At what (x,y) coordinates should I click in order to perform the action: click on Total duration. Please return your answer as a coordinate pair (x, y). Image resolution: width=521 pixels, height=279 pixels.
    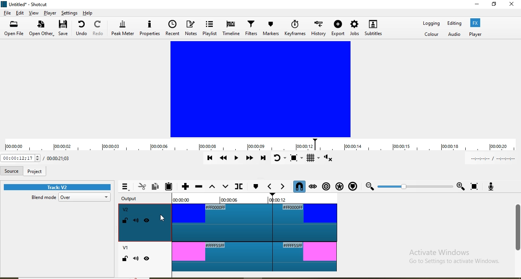
    Looking at the image, I should click on (58, 158).